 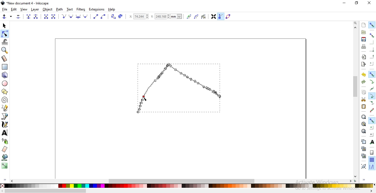 I want to click on show path outline(without path effects), so click(x=229, y=16).